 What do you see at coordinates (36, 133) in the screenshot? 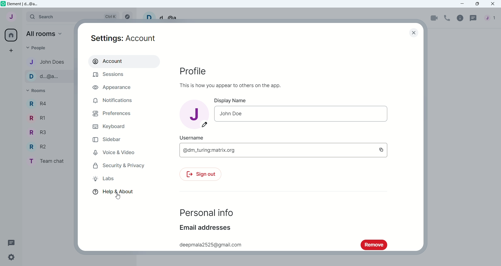
I see `Room R3` at bounding box center [36, 133].